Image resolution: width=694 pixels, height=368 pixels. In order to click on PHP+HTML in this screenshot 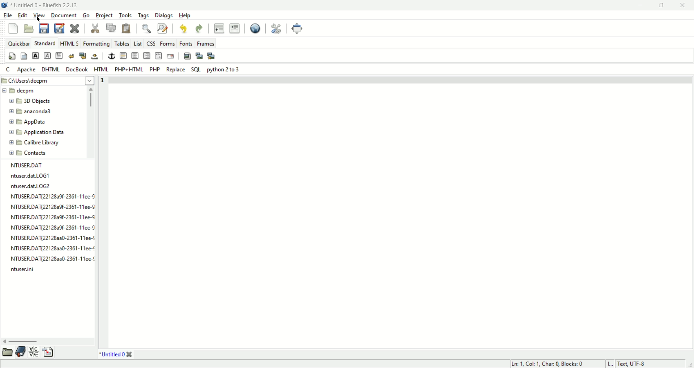, I will do `click(128, 69)`.